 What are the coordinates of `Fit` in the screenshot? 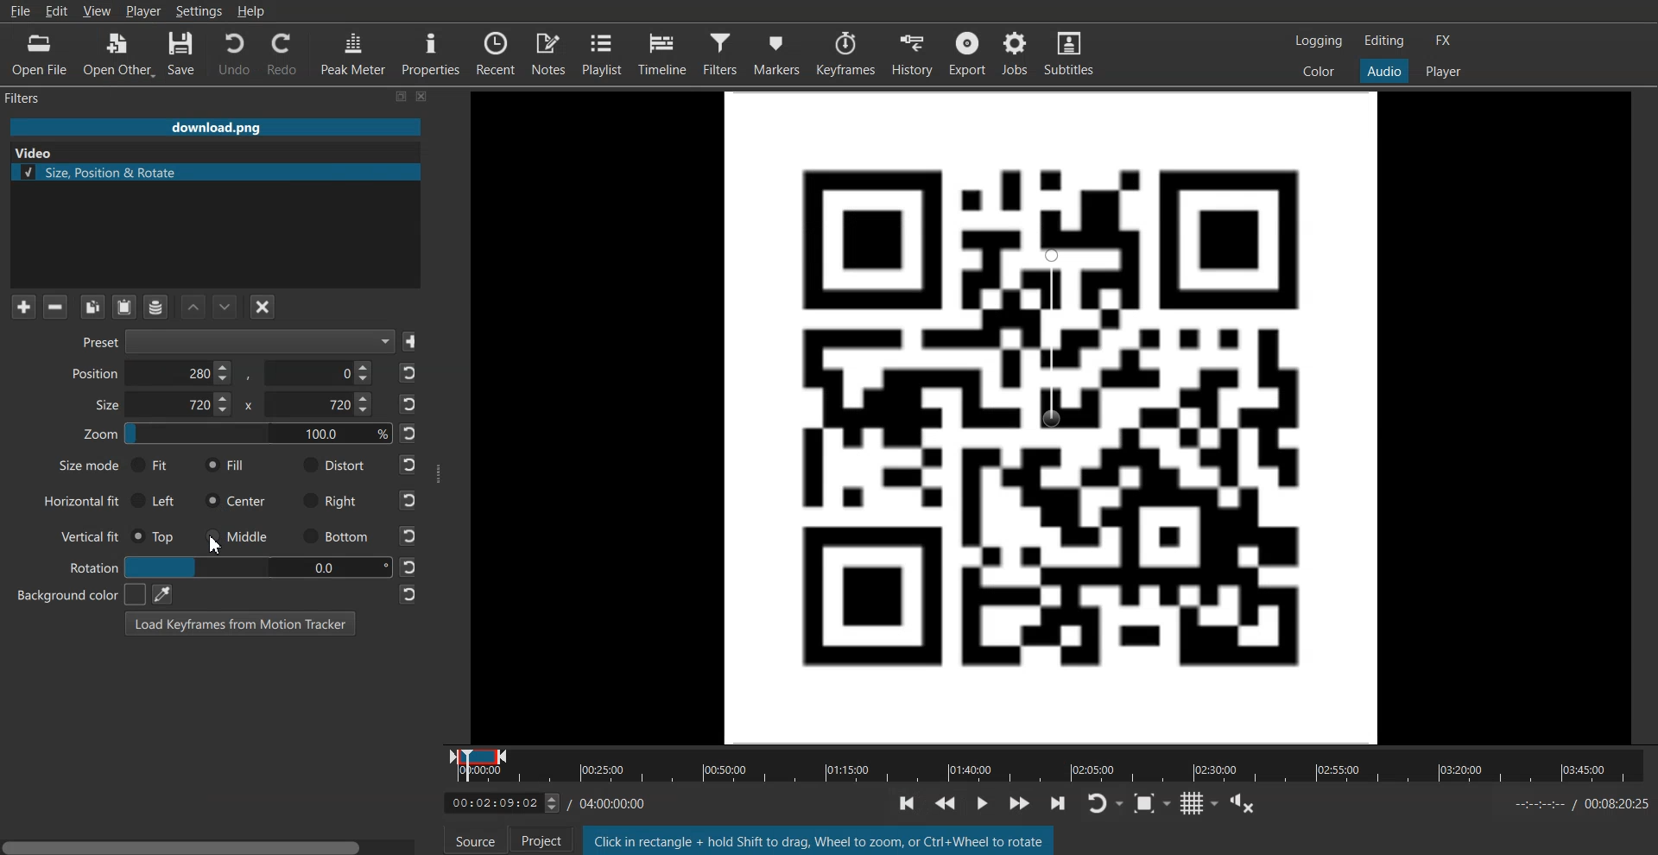 It's located at (151, 465).